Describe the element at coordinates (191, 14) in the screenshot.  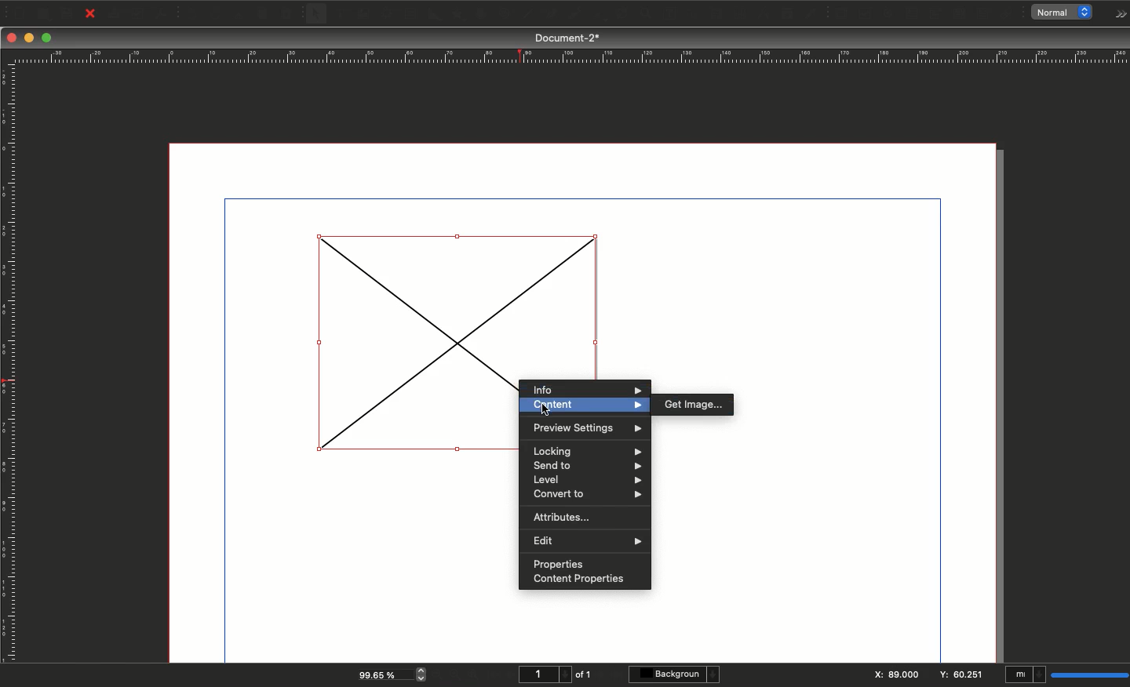
I see `Undo` at that location.